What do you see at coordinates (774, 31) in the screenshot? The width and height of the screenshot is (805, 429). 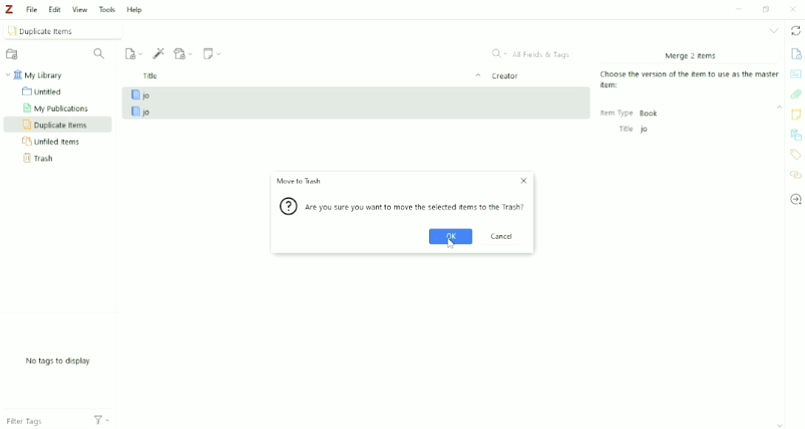 I see `List all tabs` at bounding box center [774, 31].